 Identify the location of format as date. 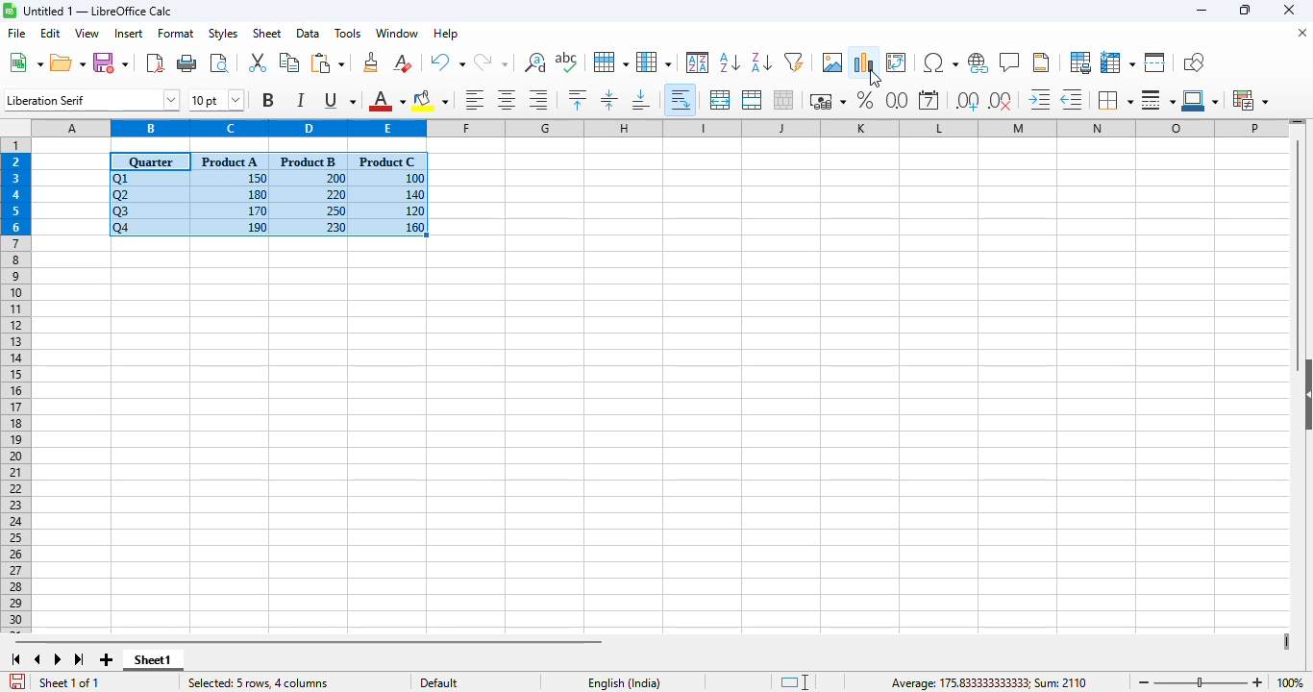
(929, 100).